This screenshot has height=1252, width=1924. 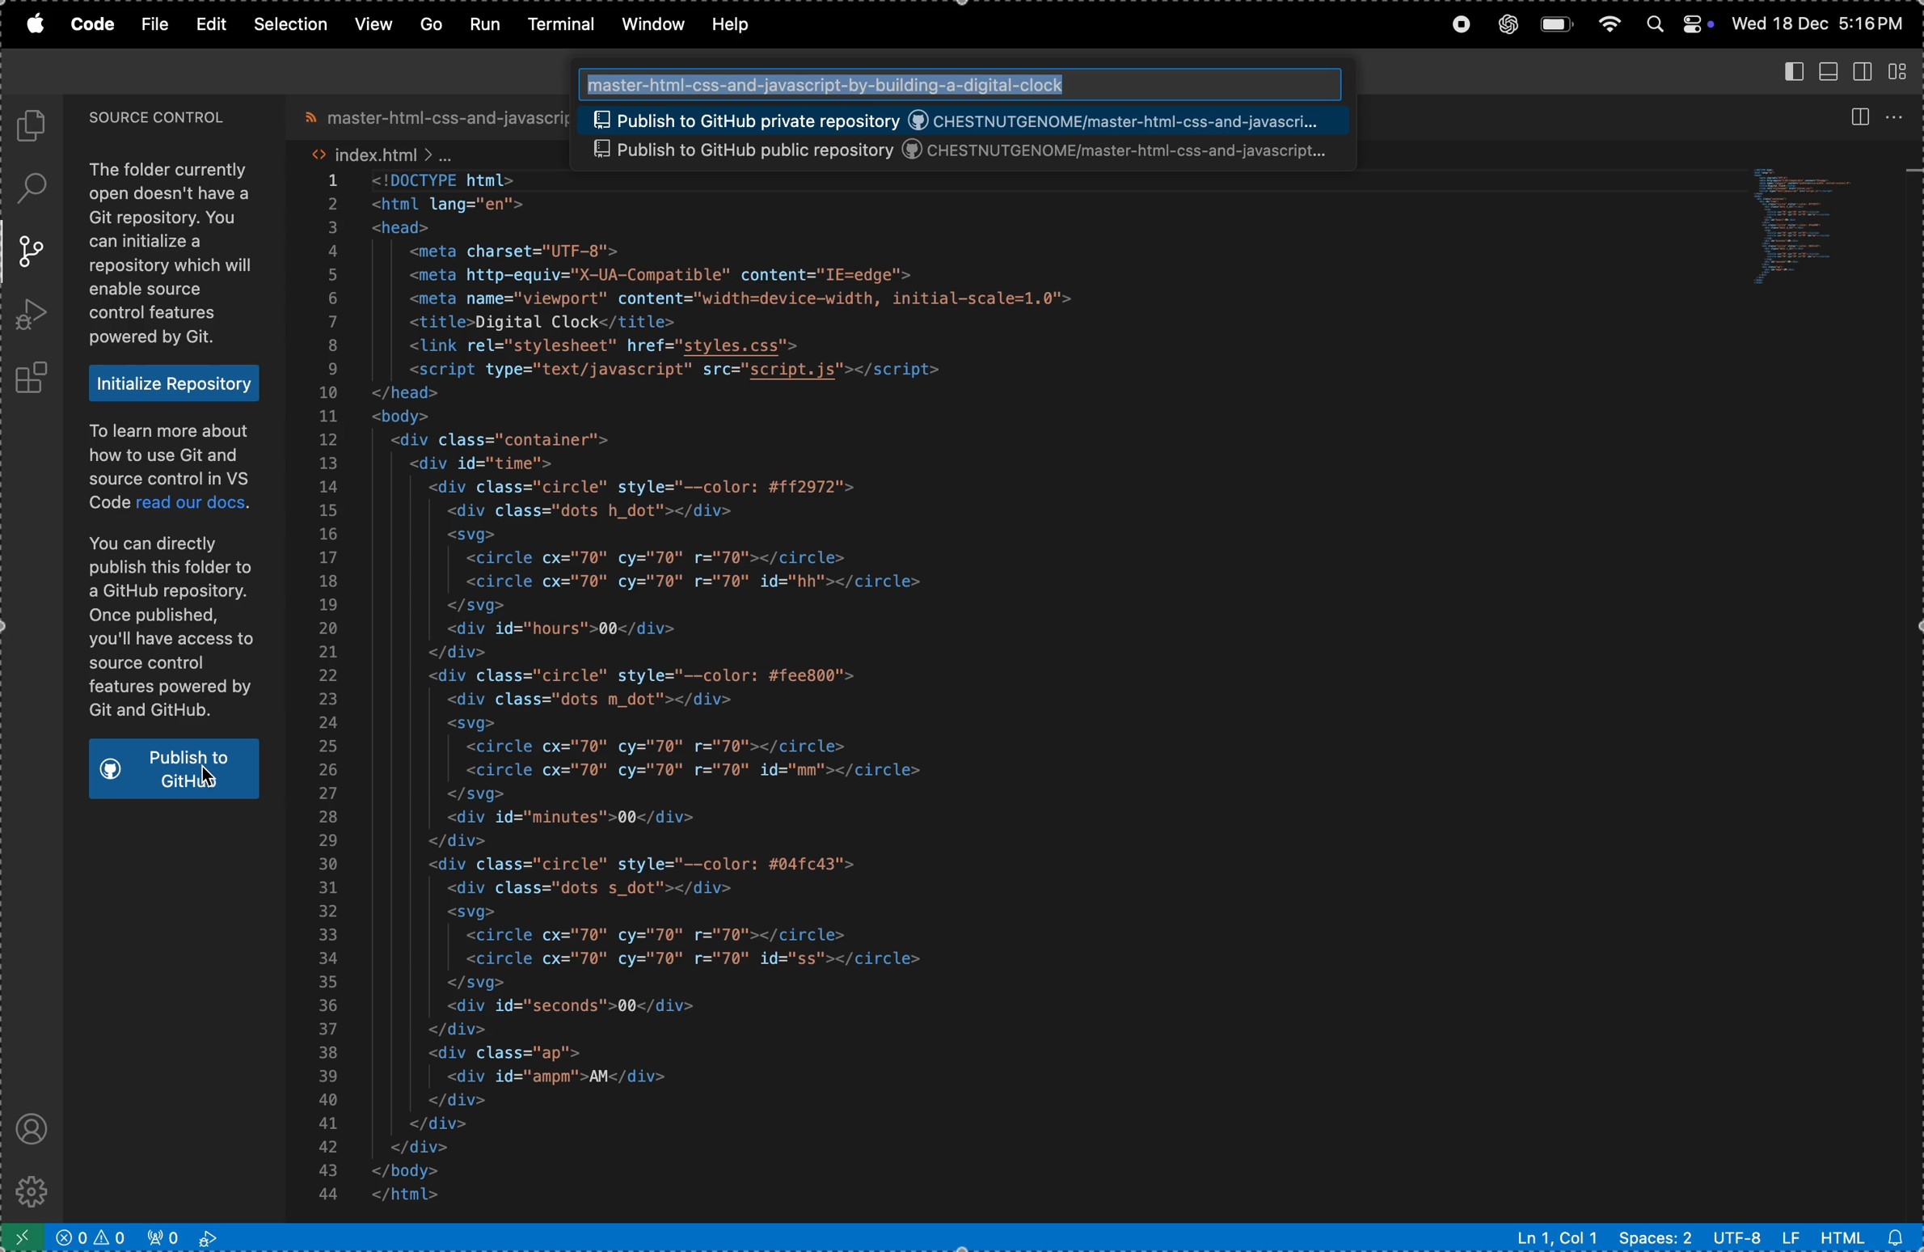 What do you see at coordinates (669, 277) in the screenshot?
I see `<meta http-equiv="X-UA-Compatible" content="IE=edge">` at bounding box center [669, 277].